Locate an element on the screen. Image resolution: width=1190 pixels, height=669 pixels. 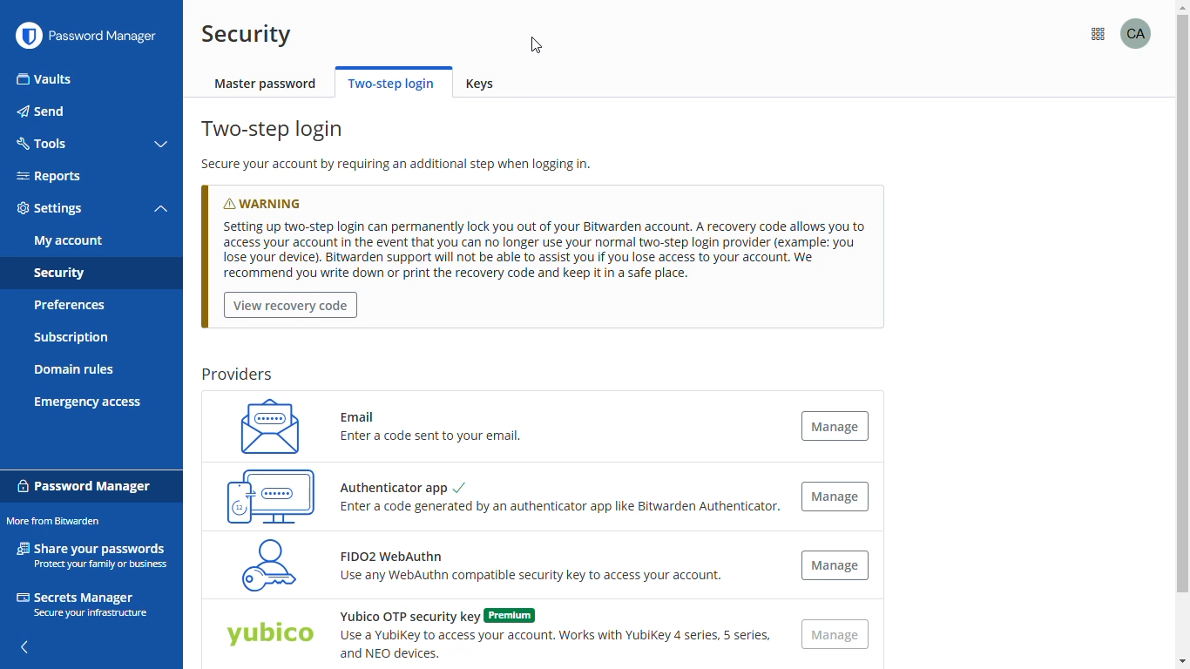
Authenticator app is located at coordinates (399, 485).